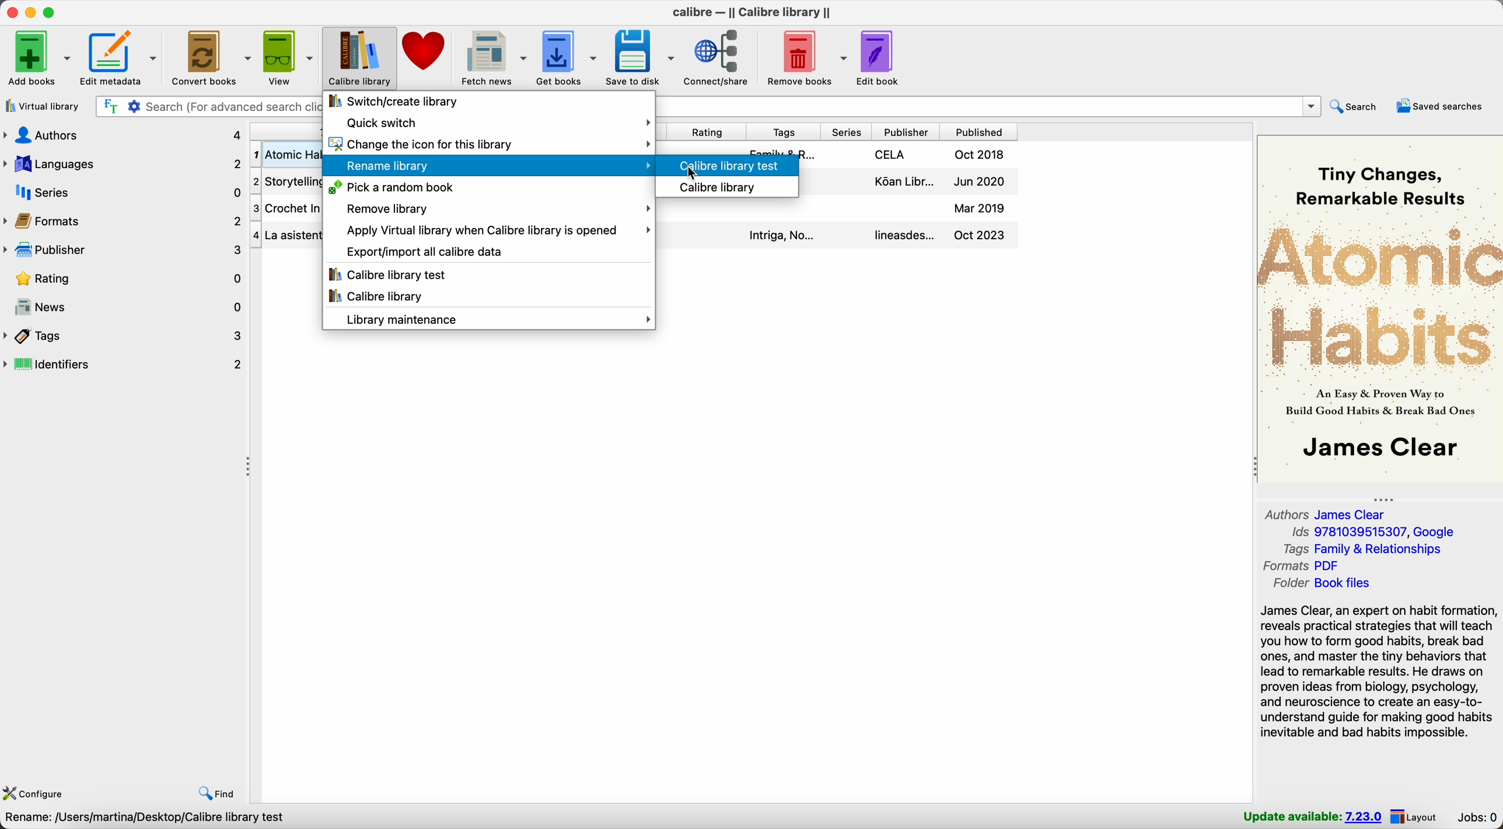 The image size is (1503, 829). I want to click on La Asistenta details book, so click(838, 236).